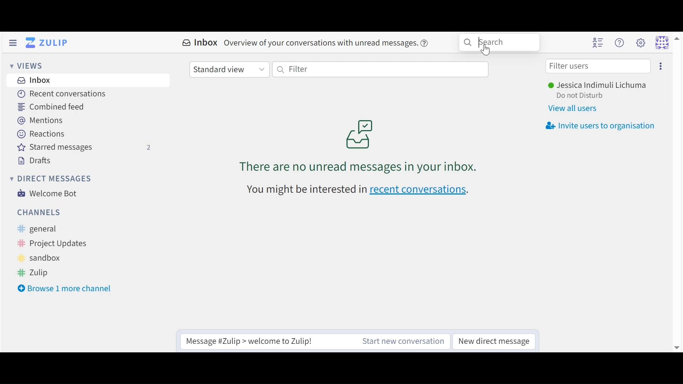  I want to click on Starred messages, so click(88, 148).